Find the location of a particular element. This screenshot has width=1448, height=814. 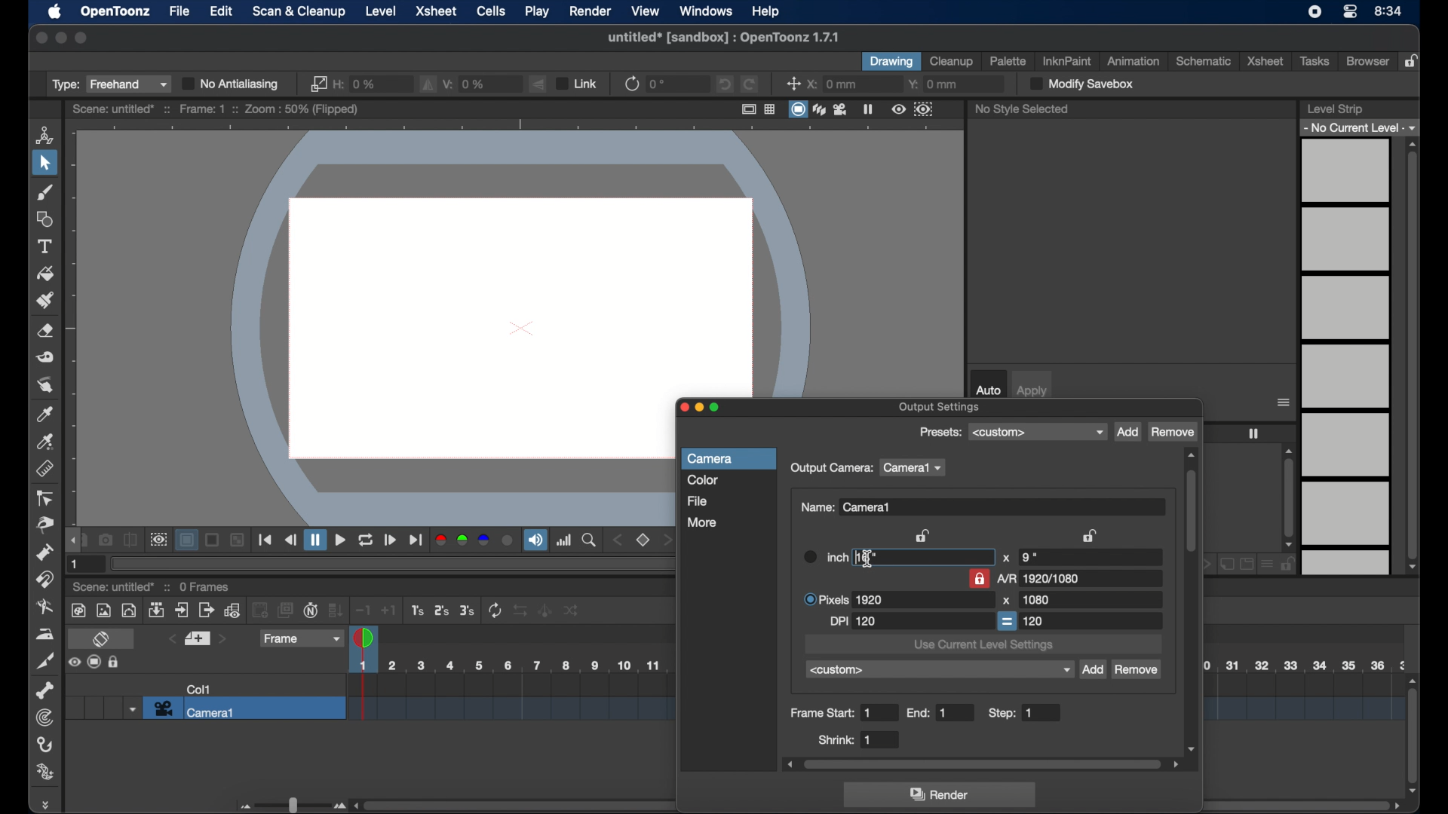

 is located at coordinates (1270, 565).